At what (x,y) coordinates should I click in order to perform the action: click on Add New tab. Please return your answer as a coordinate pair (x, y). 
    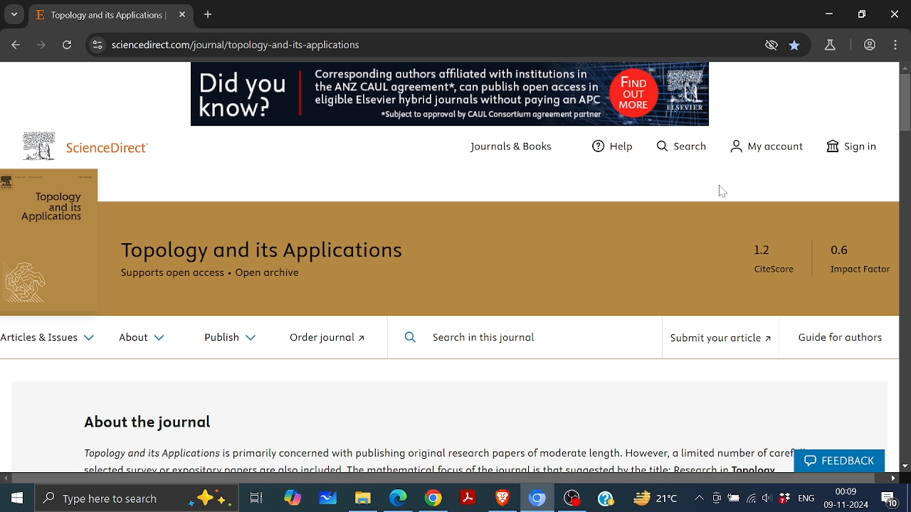
    Looking at the image, I should click on (209, 16).